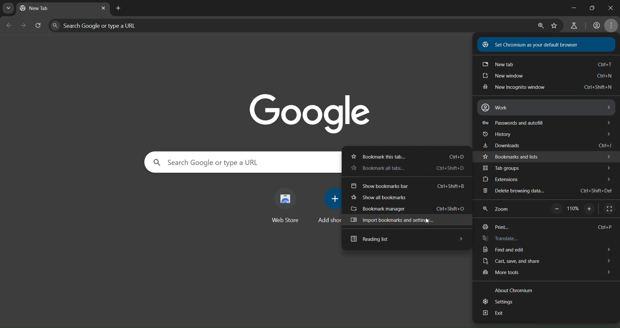 The image size is (620, 328). What do you see at coordinates (117, 8) in the screenshot?
I see `new tab` at bounding box center [117, 8].